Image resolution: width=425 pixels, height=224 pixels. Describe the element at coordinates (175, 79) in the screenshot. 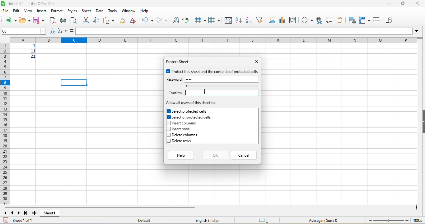

I see `password` at that location.